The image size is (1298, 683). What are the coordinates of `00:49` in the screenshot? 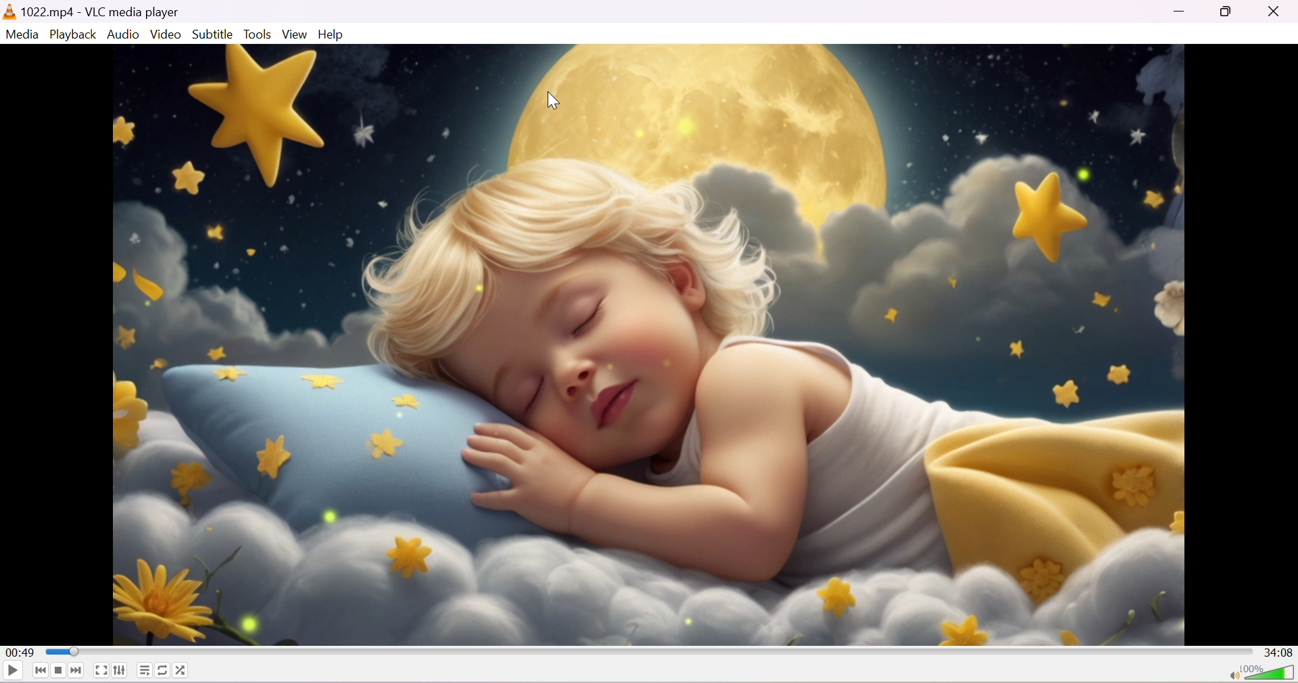 It's located at (20, 653).